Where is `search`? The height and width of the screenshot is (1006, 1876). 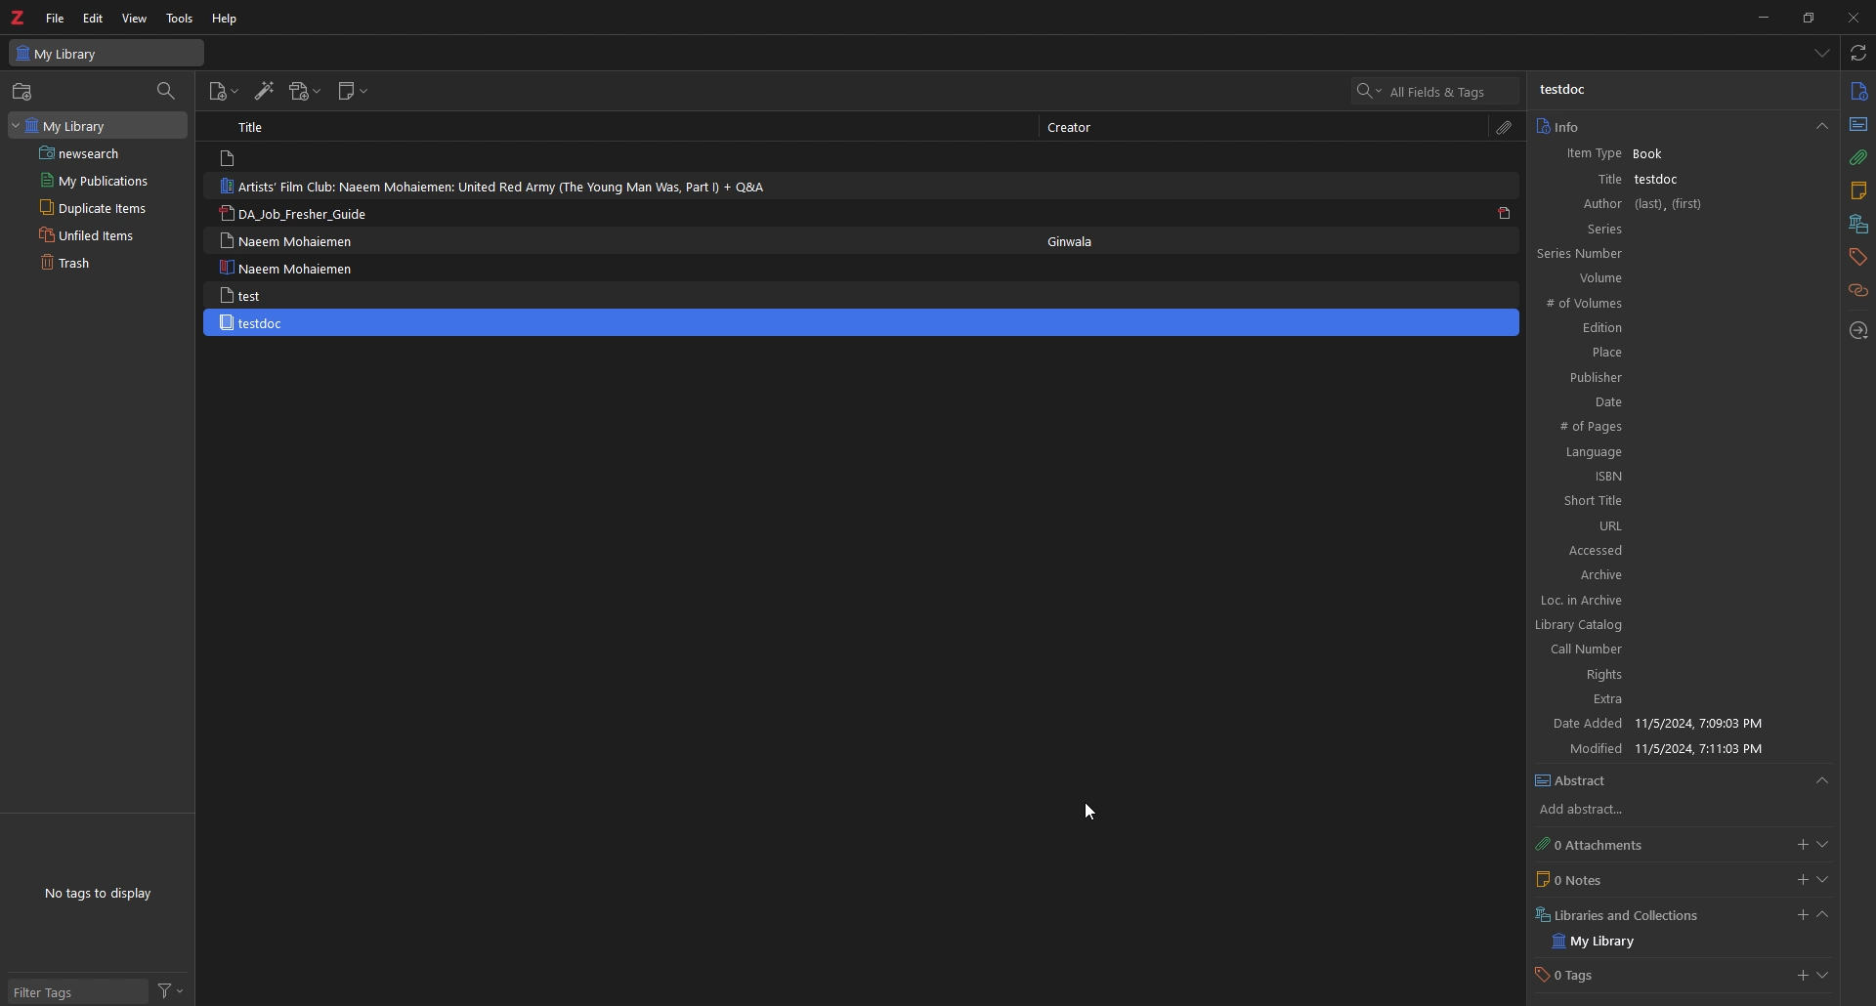
search is located at coordinates (1436, 91).